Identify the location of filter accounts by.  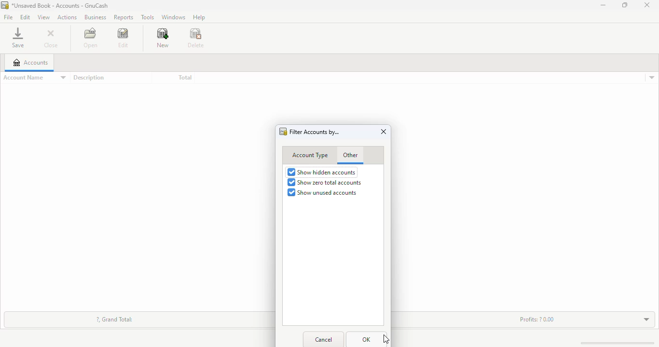
(315, 132).